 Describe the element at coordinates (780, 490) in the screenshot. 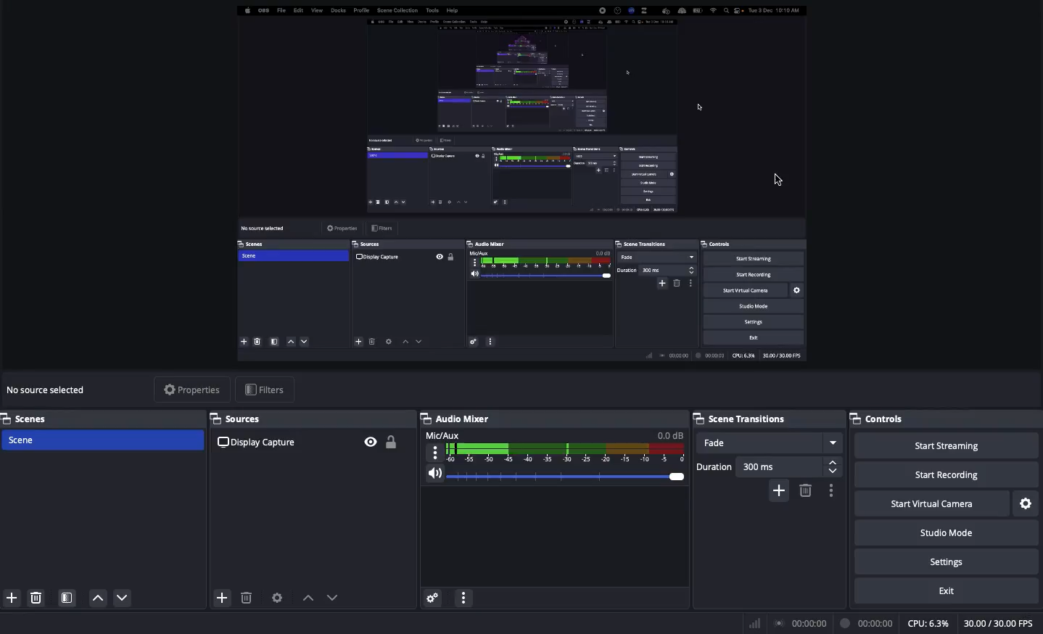

I see `Add` at that location.